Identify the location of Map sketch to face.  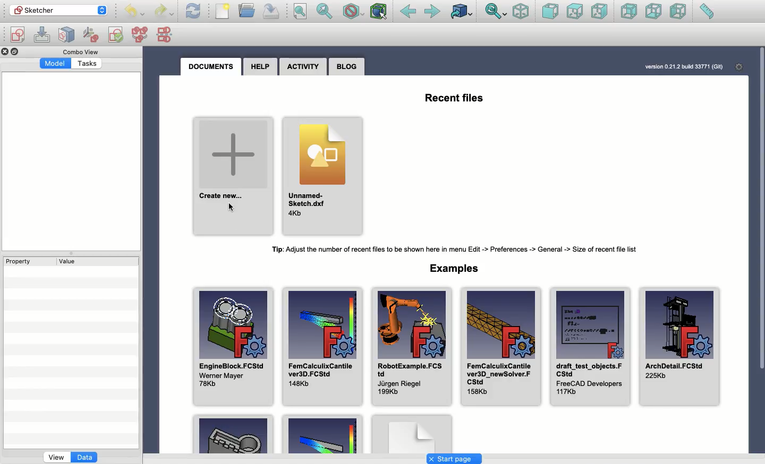
(69, 35).